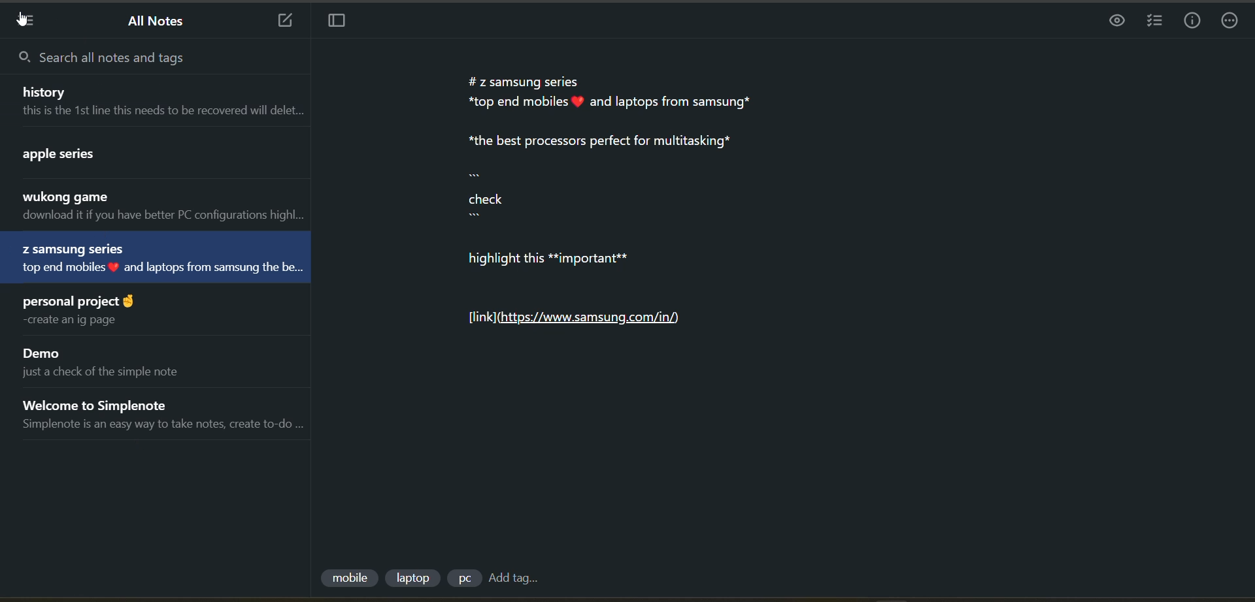 The height and width of the screenshot is (602, 1255). What do you see at coordinates (348, 580) in the screenshot?
I see `tag 1` at bounding box center [348, 580].